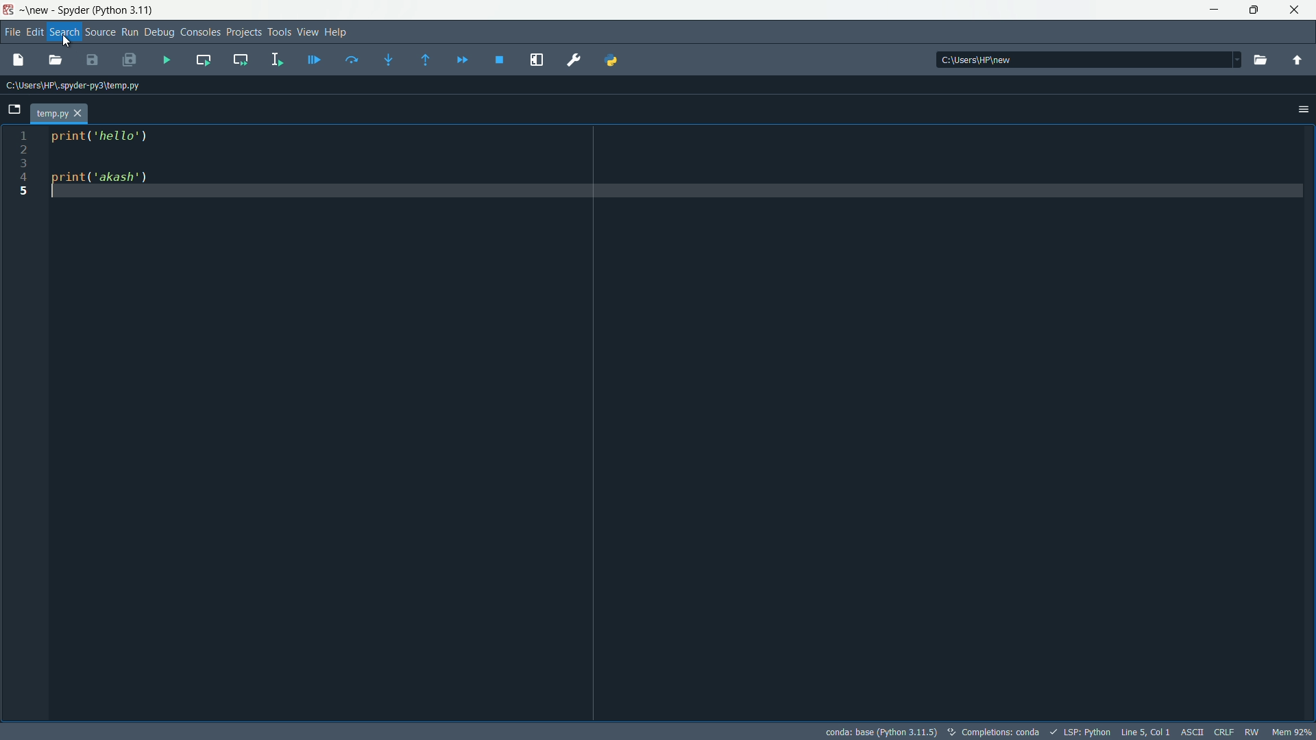 The image size is (1316, 740). I want to click on run untill next function, so click(423, 60).